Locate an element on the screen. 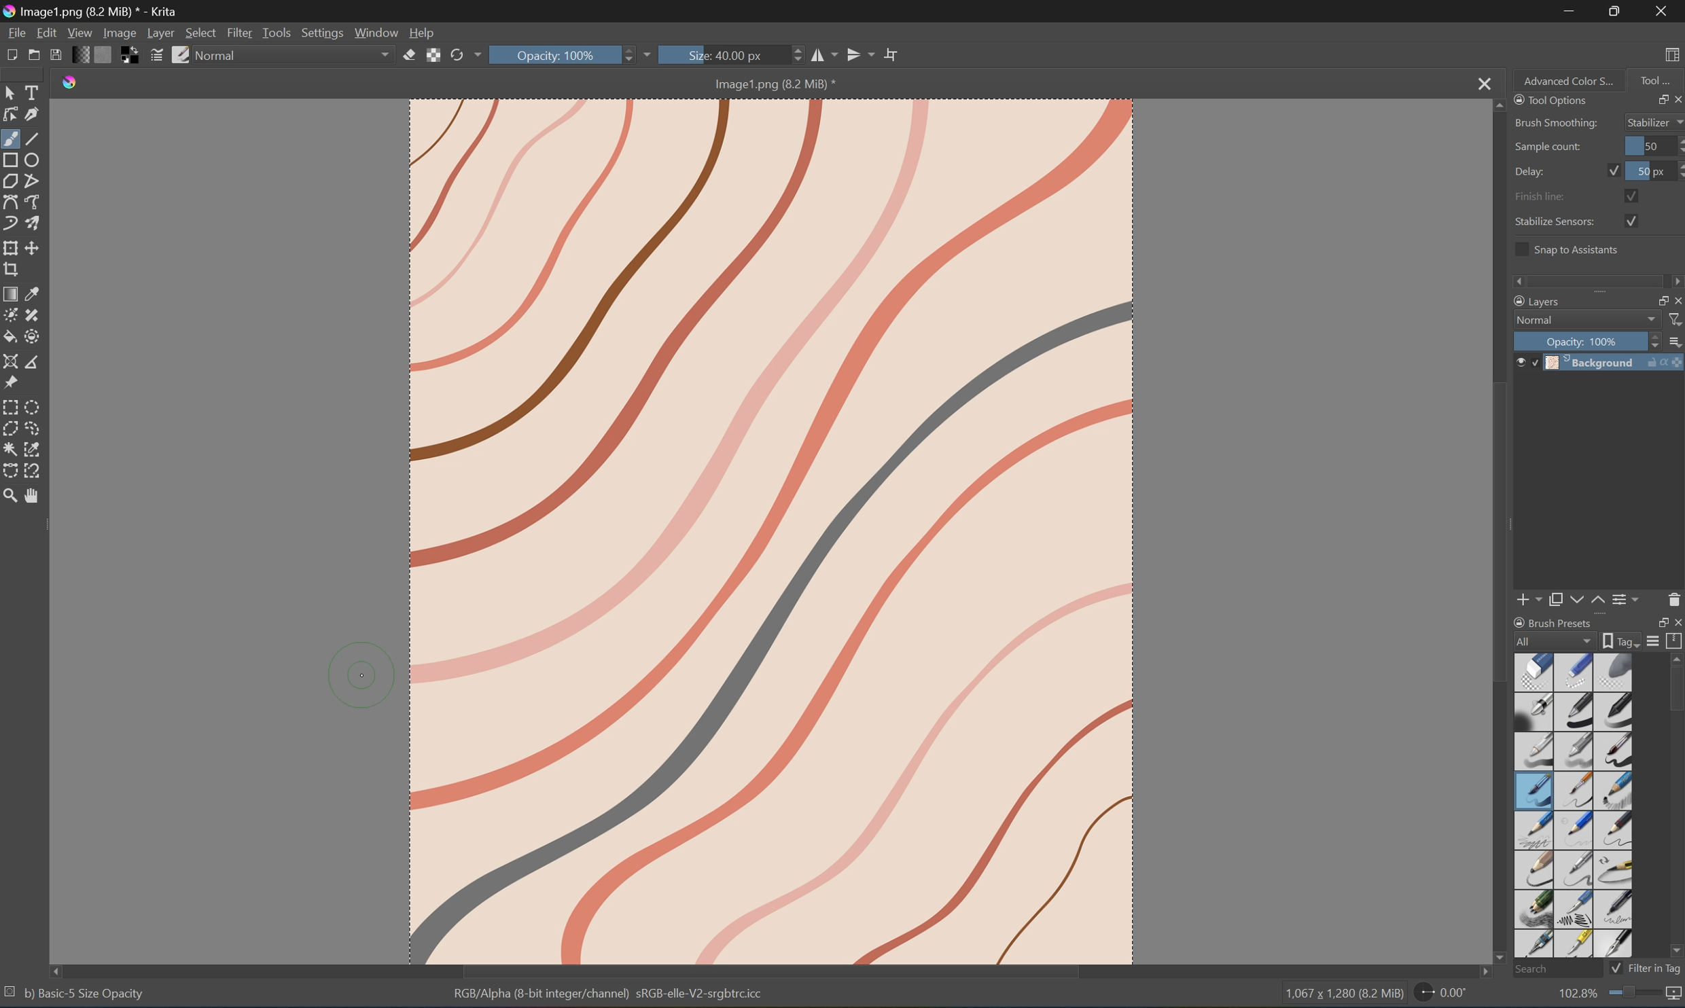 The width and height of the screenshot is (1685, 1008). Draw patch tool is located at coordinates (31, 315).